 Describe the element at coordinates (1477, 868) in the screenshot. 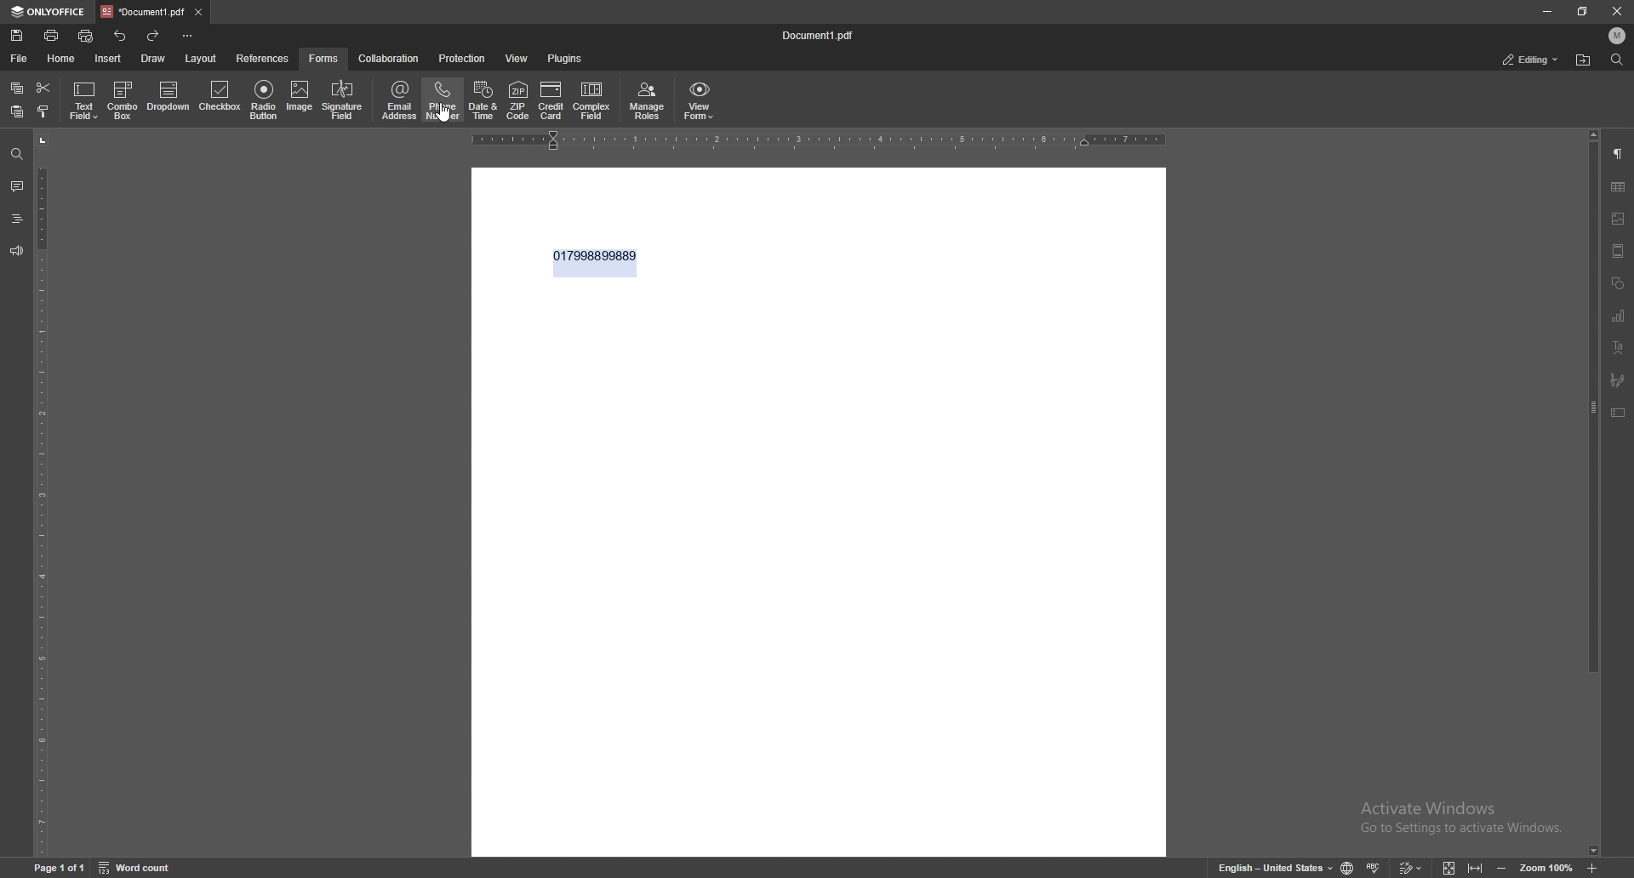

I see `fit to width` at that location.